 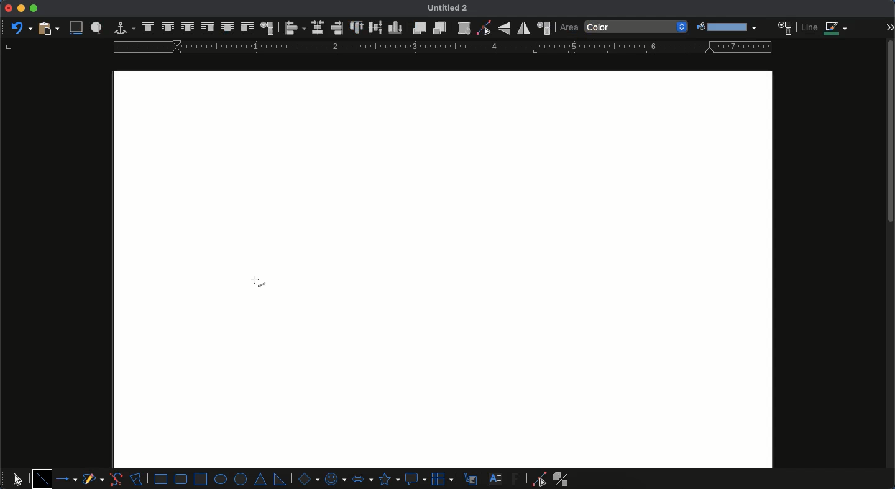 I want to click on area, so click(x=785, y=27).